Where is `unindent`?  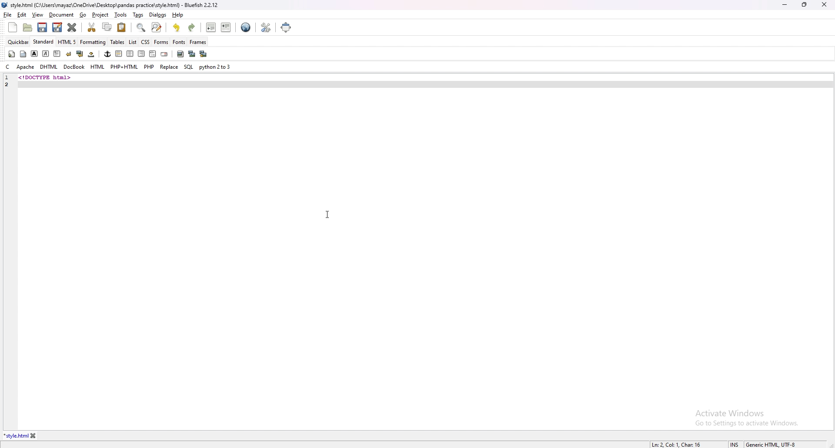 unindent is located at coordinates (211, 27).